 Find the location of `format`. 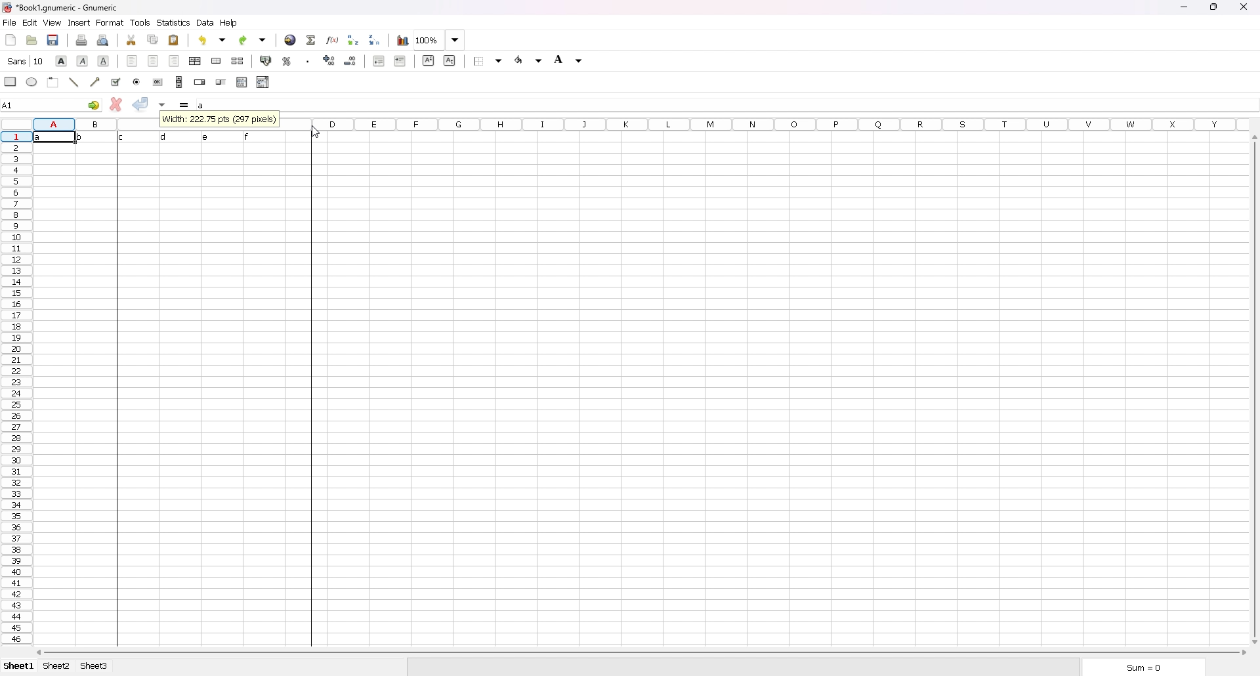

format is located at coordinates (110, 22).